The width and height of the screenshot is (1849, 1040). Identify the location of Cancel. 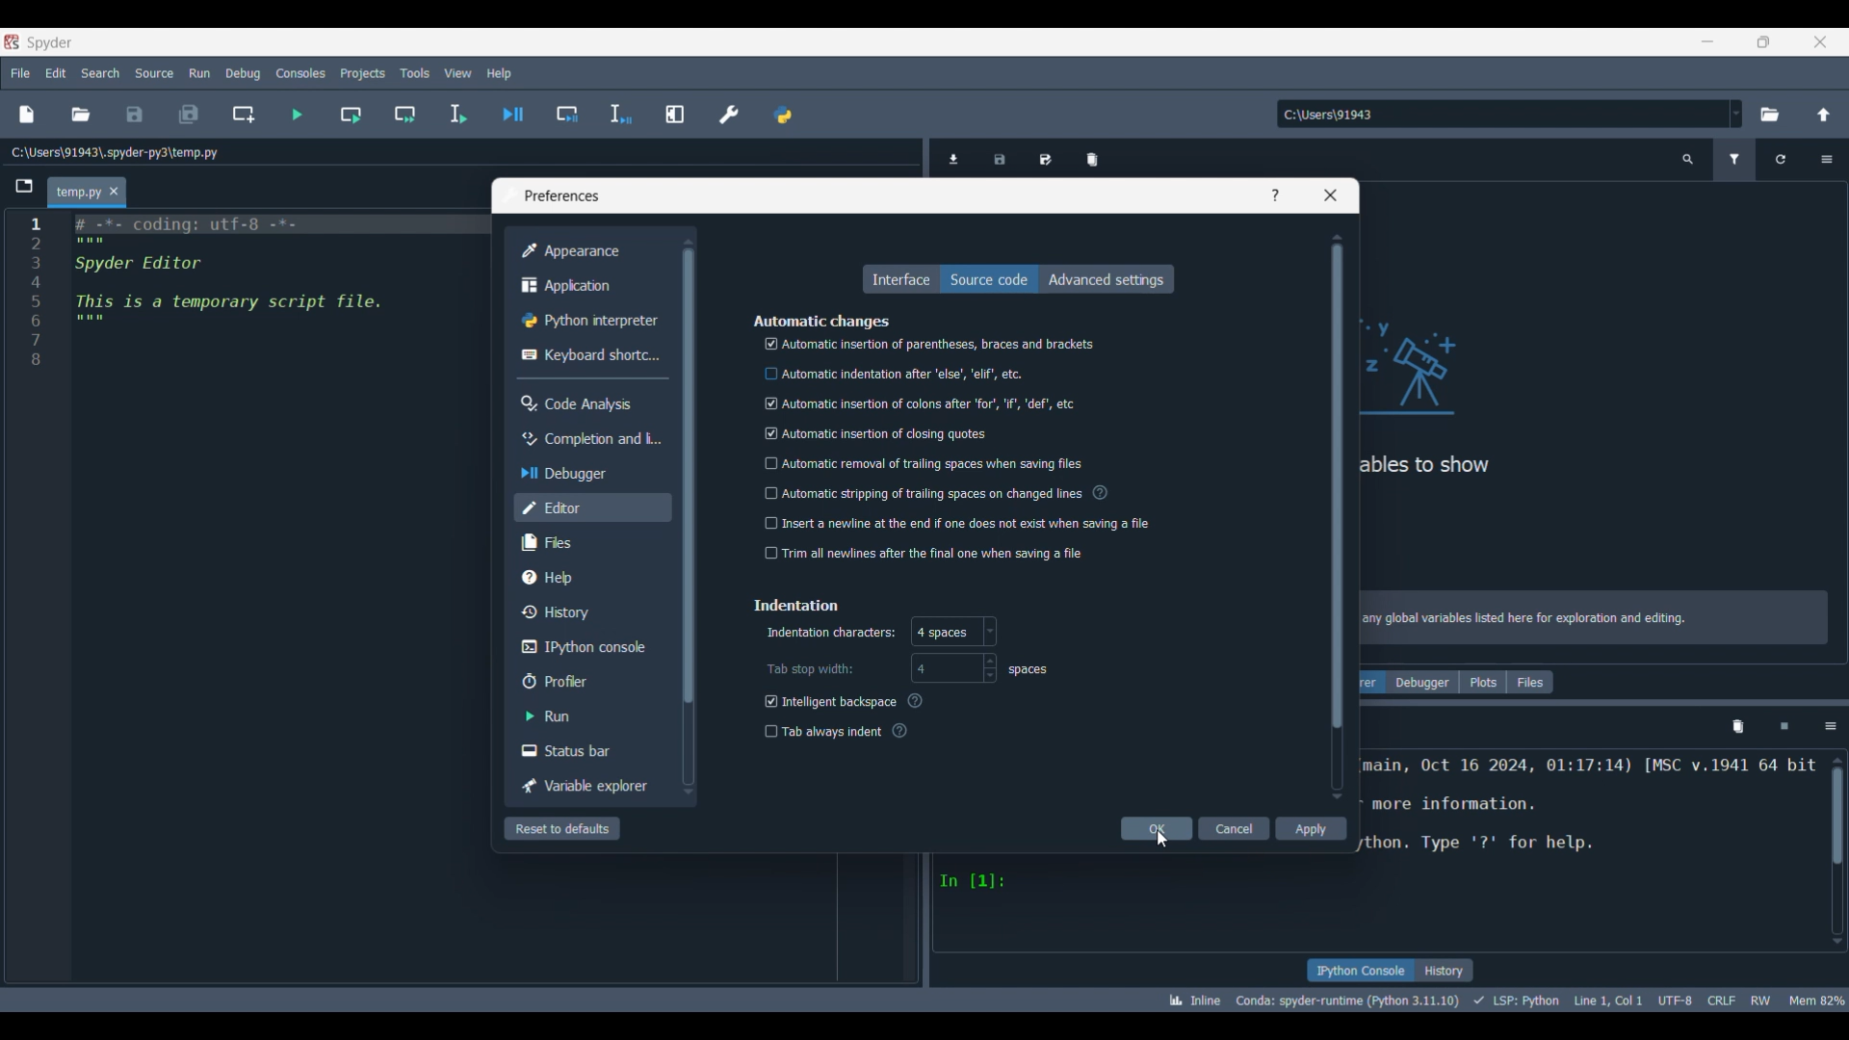
(1234, 828).